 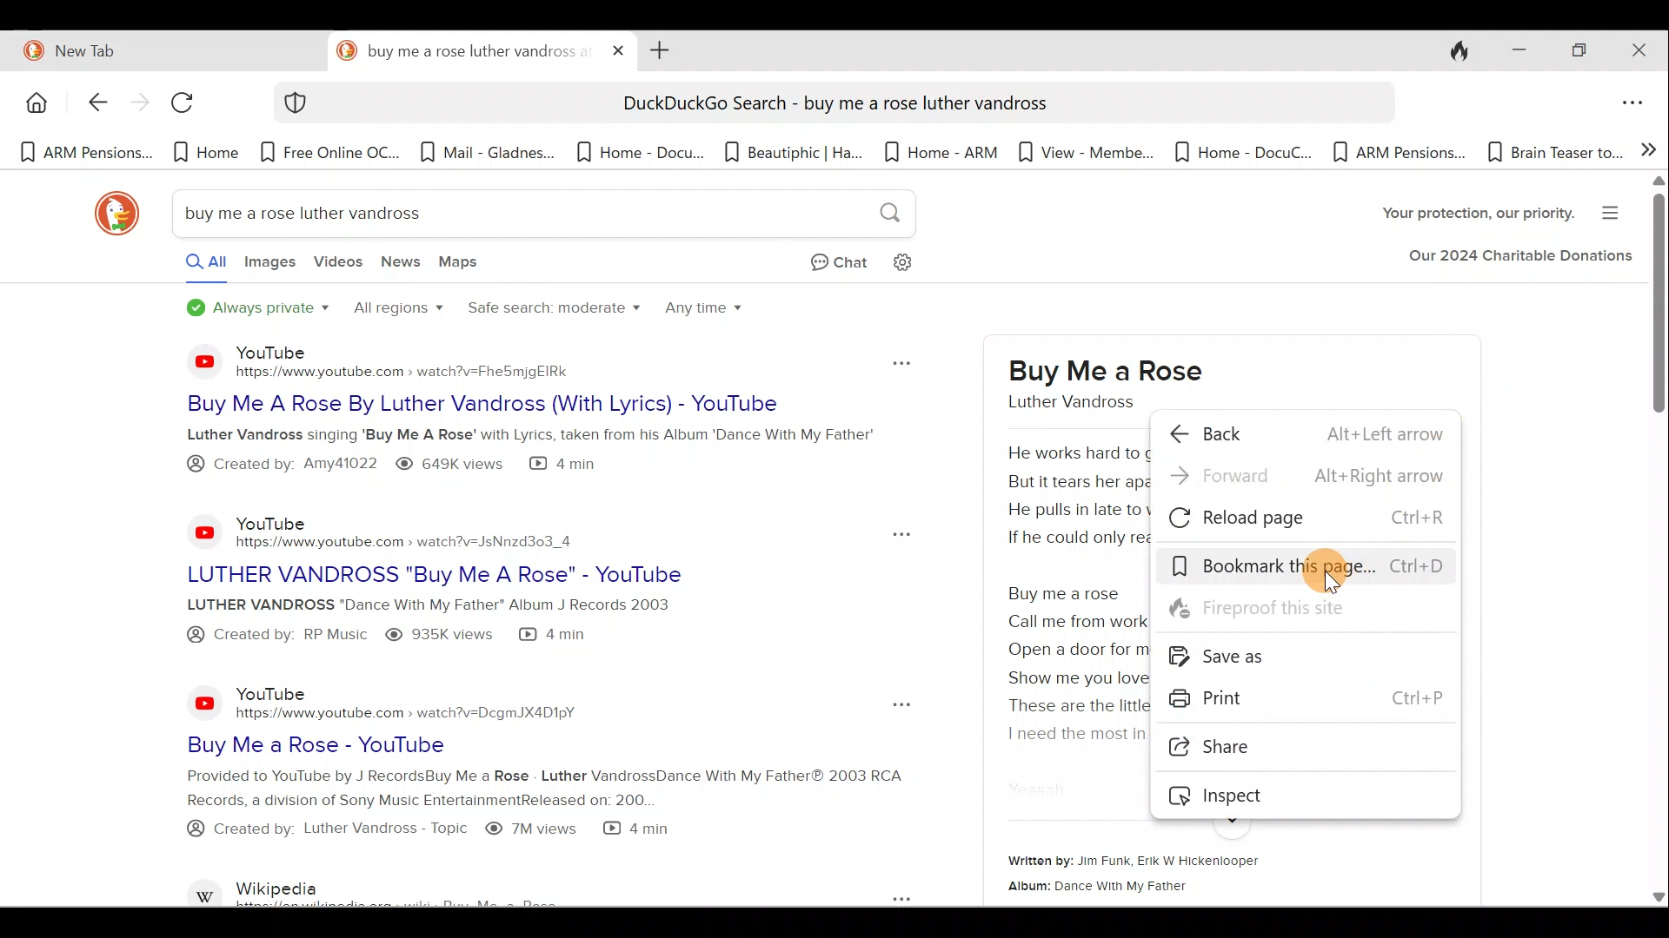 What do you see at coordinates (259, 309) in the screenshot?
I see `Always private` at bounding box center [259, 309].